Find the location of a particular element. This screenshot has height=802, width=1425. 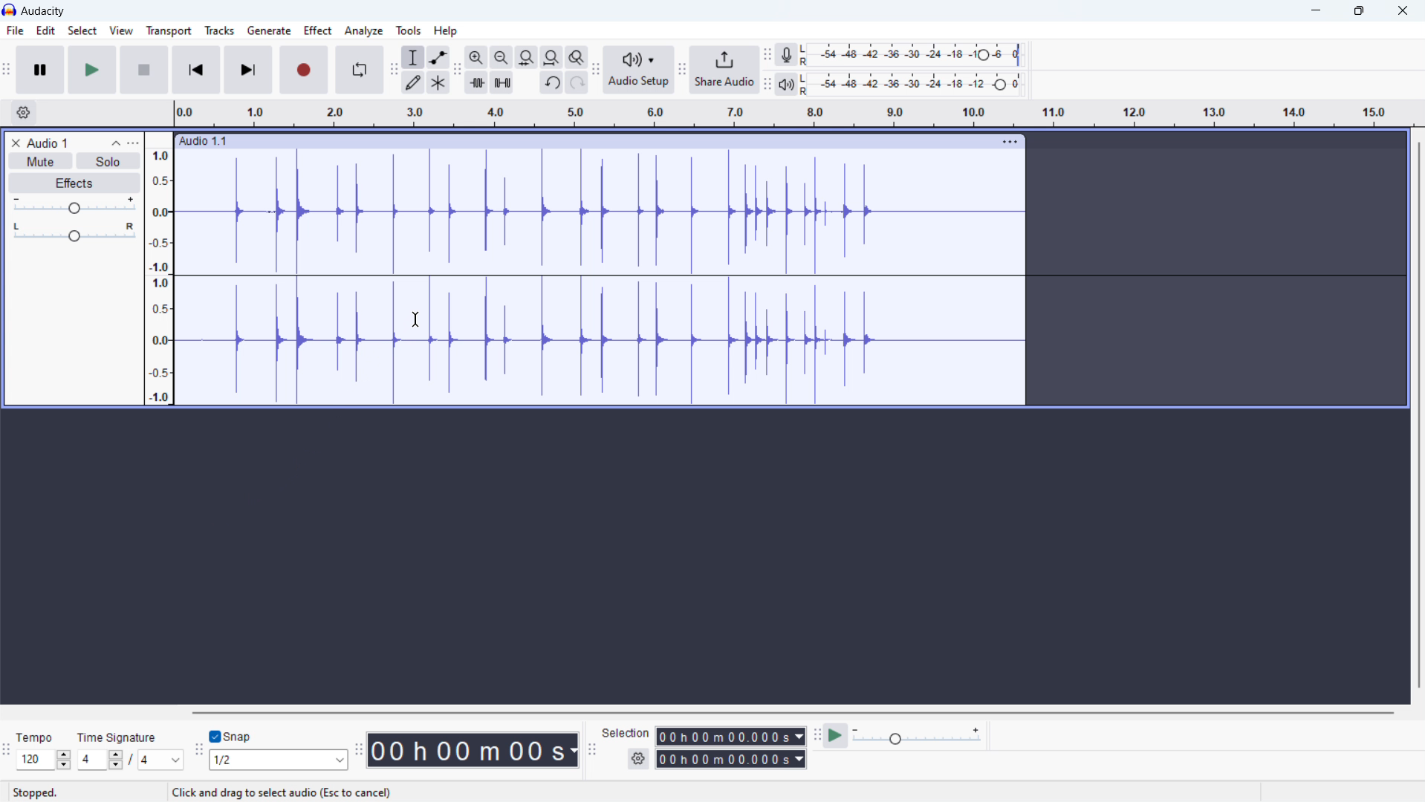

Stopped is located at coordinates (36, 792).